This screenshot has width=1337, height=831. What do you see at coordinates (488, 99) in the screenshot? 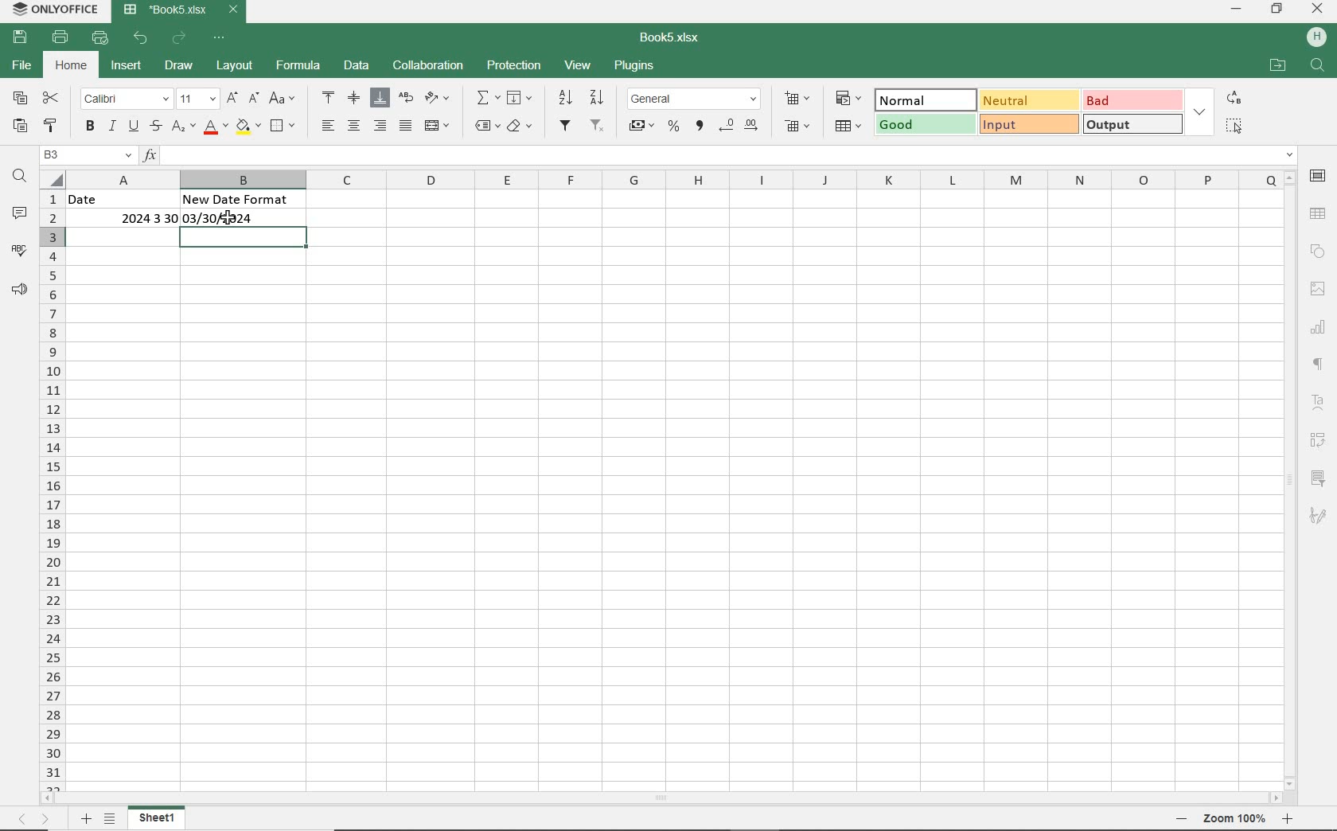
I see `SUMMATION` at bounding box center [488, 99].